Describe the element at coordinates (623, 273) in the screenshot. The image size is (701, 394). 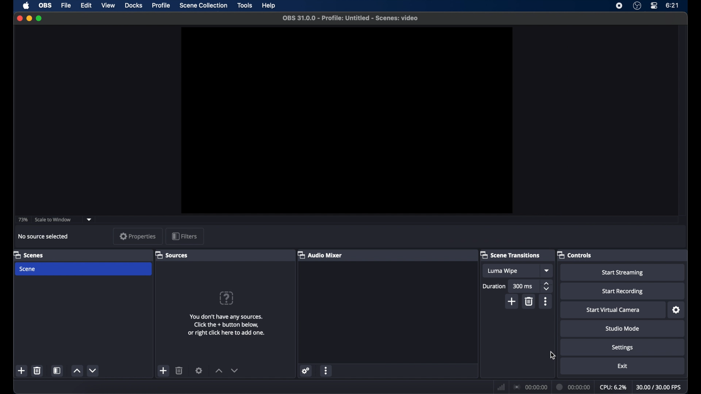
I see `start streaming` at that location.